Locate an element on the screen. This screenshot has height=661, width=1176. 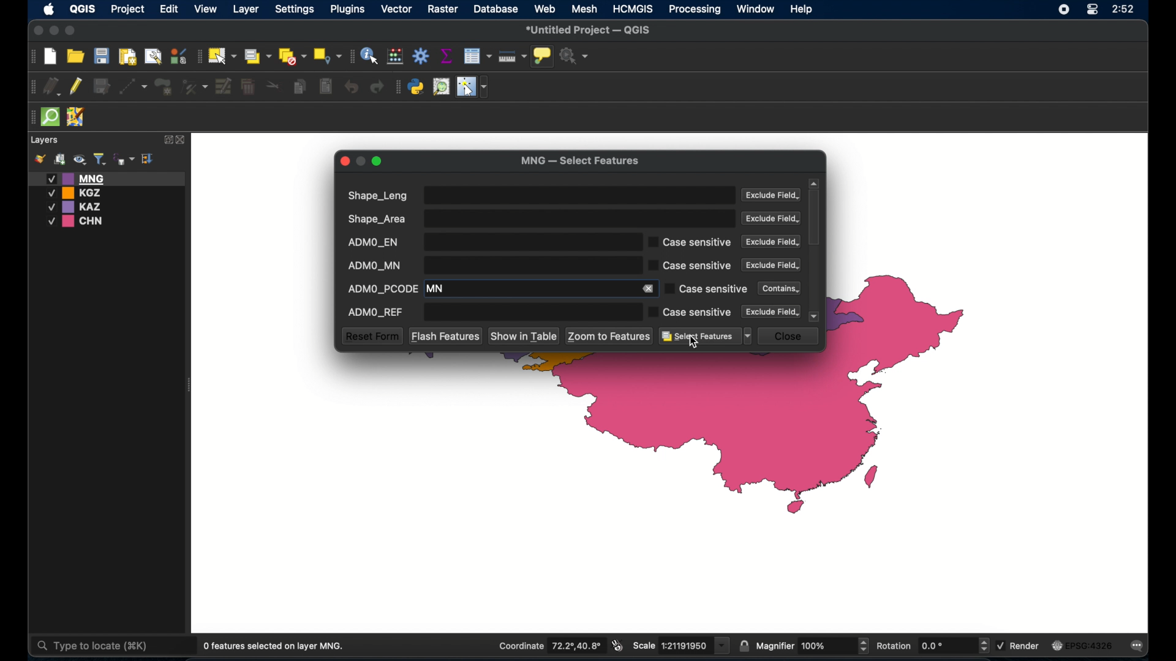
undo is located at coordinates (350, 88).